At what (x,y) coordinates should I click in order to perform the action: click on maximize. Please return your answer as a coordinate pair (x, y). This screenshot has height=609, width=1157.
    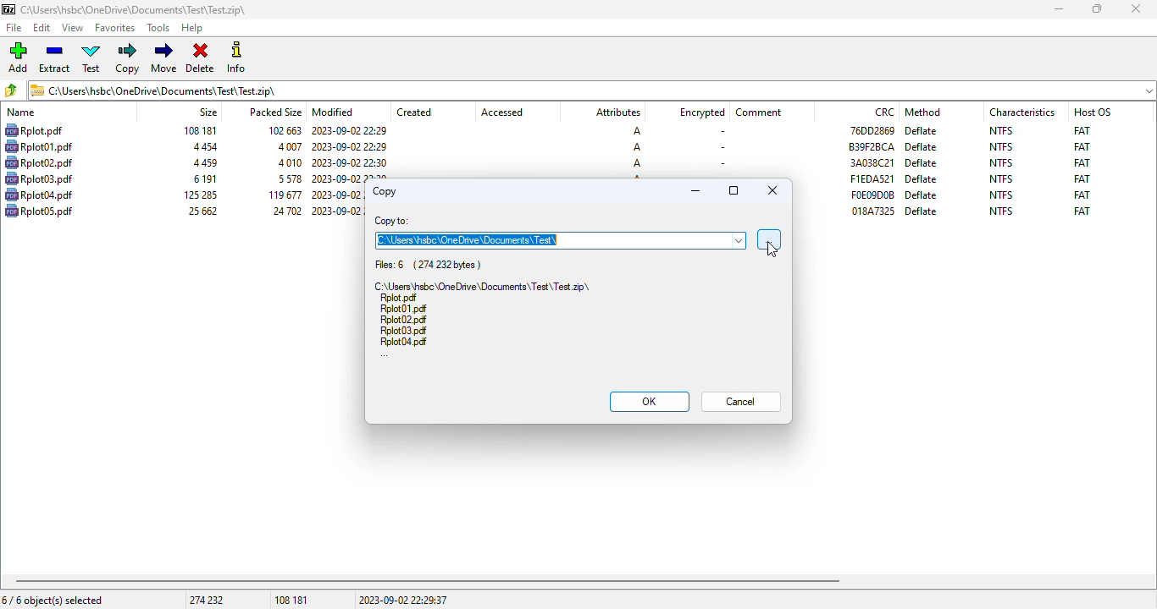
    Looking at the image, I should click on (734, 190).